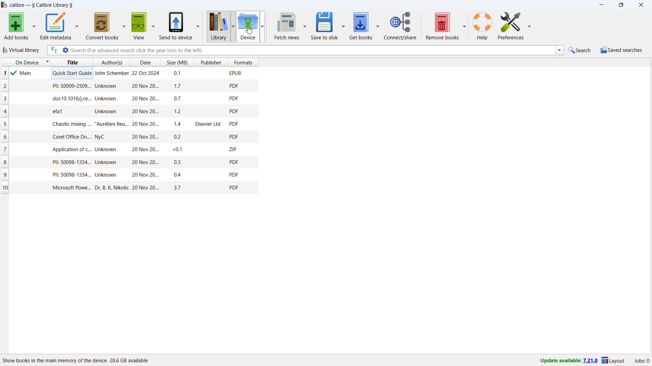 The width and height of the screenshot is (652, 366). Describe the element at coordinates (312, 50) in the screenshot. I see `enter search string` at that location.